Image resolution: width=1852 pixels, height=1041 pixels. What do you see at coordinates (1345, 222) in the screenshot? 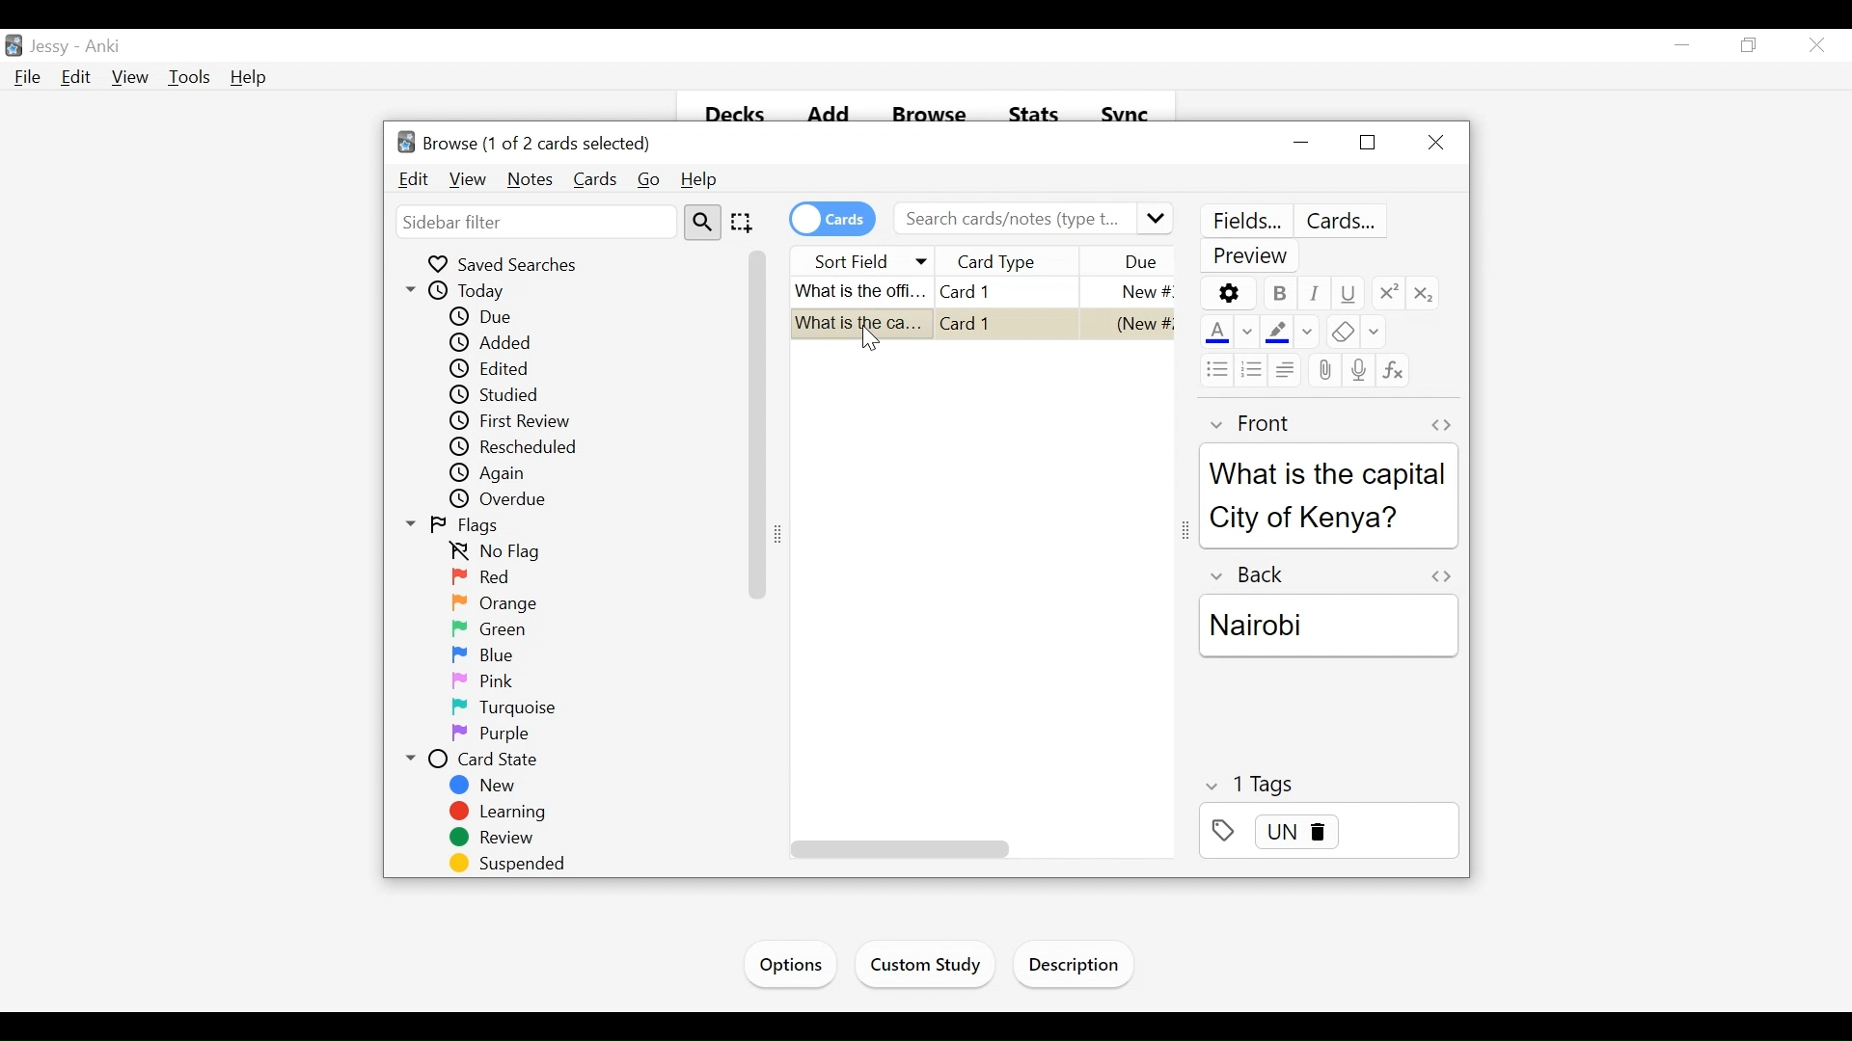
I see `customize card Template` at bounding box center [1345, 222].